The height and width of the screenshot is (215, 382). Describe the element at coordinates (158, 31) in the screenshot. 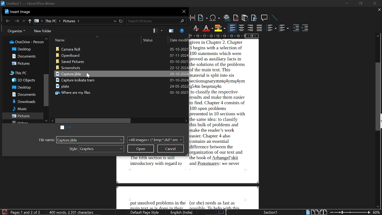

I see `view` at that location.